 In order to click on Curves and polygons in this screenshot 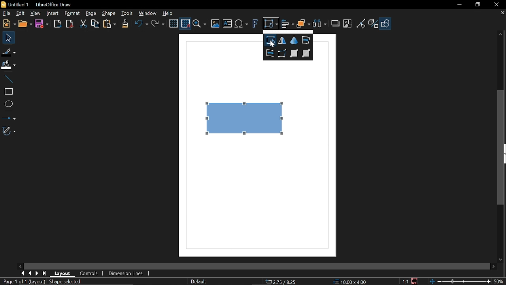, I will do `click(9, 131)`.